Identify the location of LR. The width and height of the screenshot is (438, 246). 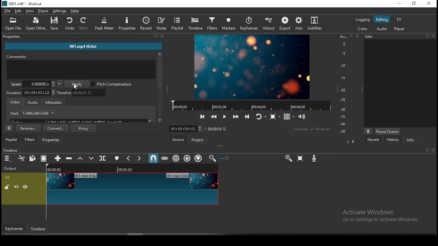
(352, 140).